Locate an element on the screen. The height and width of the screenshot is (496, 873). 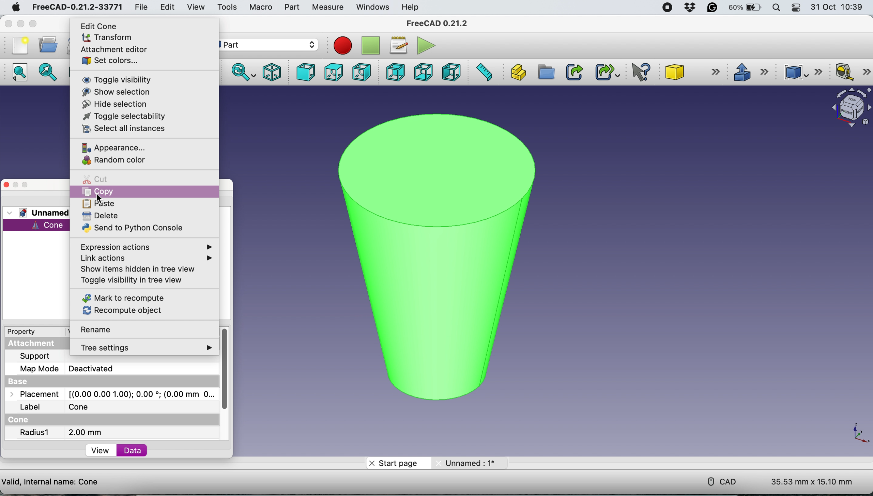
send to python console is located at coordinates (132, 229).